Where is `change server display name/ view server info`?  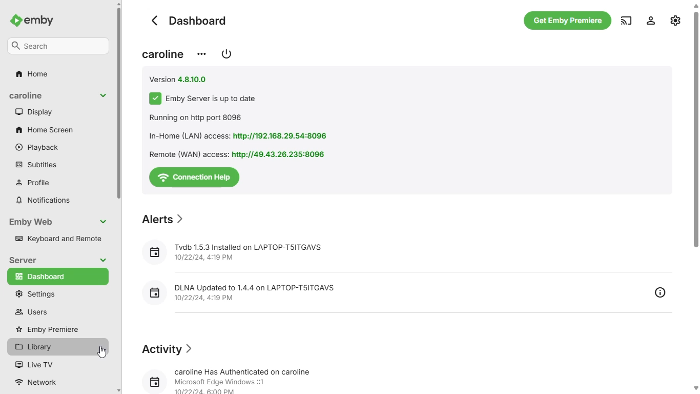 change server display name/ view server info is located at coordinates (201, 53).